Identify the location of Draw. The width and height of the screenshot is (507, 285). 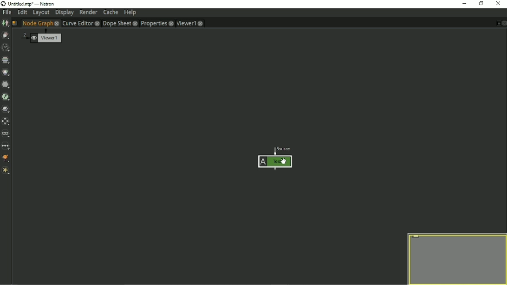
(6, 35).